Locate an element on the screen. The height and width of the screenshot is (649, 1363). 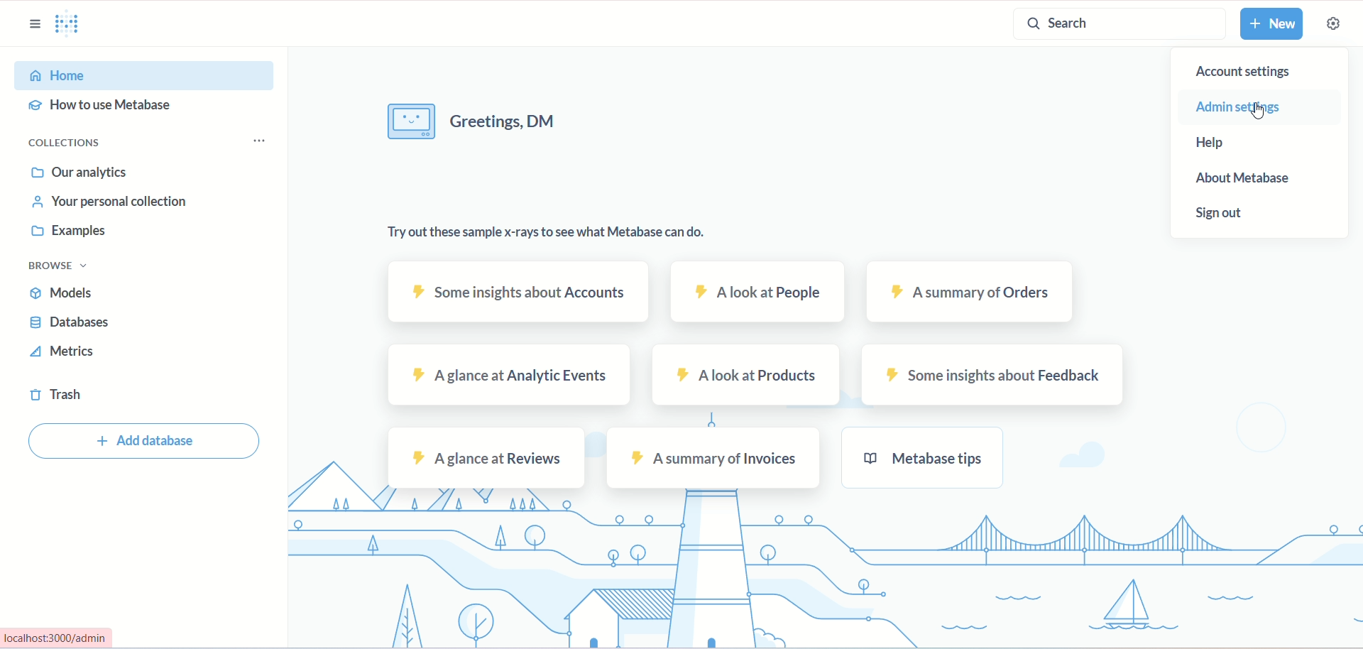
collections is located at coordinates (151, 145).